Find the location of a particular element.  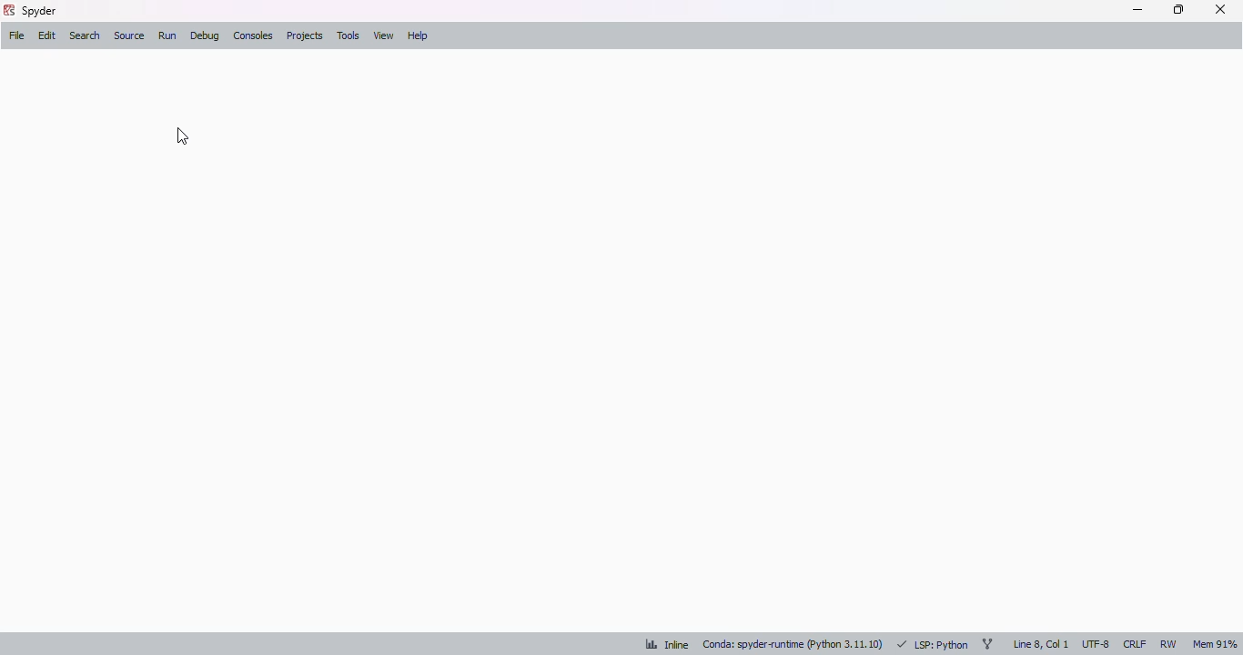

edit is located at coordinates (47, 36).